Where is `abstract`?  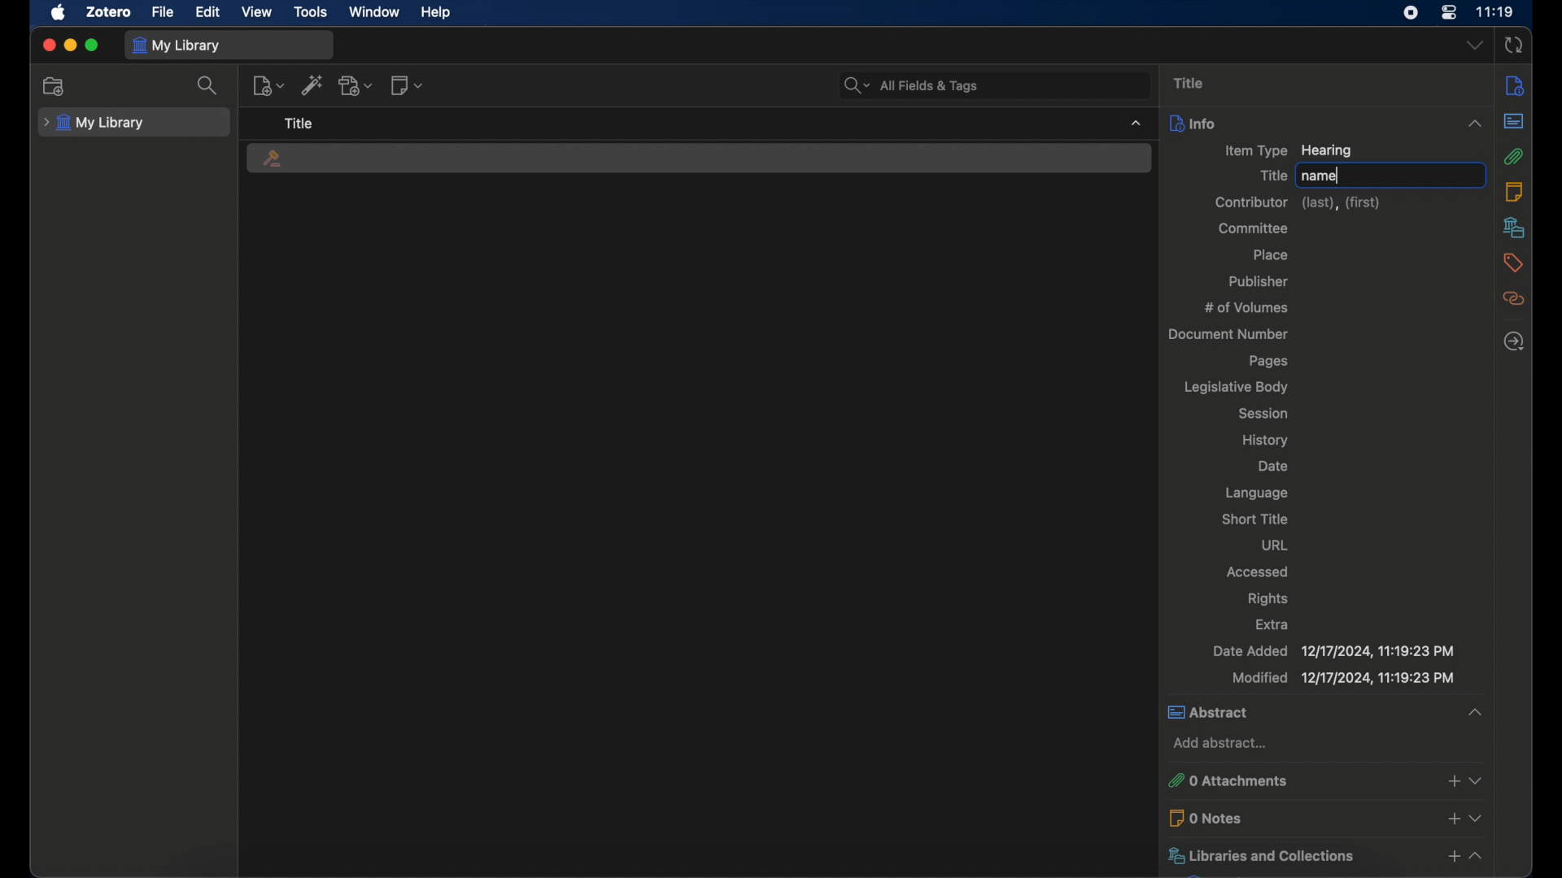
abstract is located at coordinates (1326, 713).